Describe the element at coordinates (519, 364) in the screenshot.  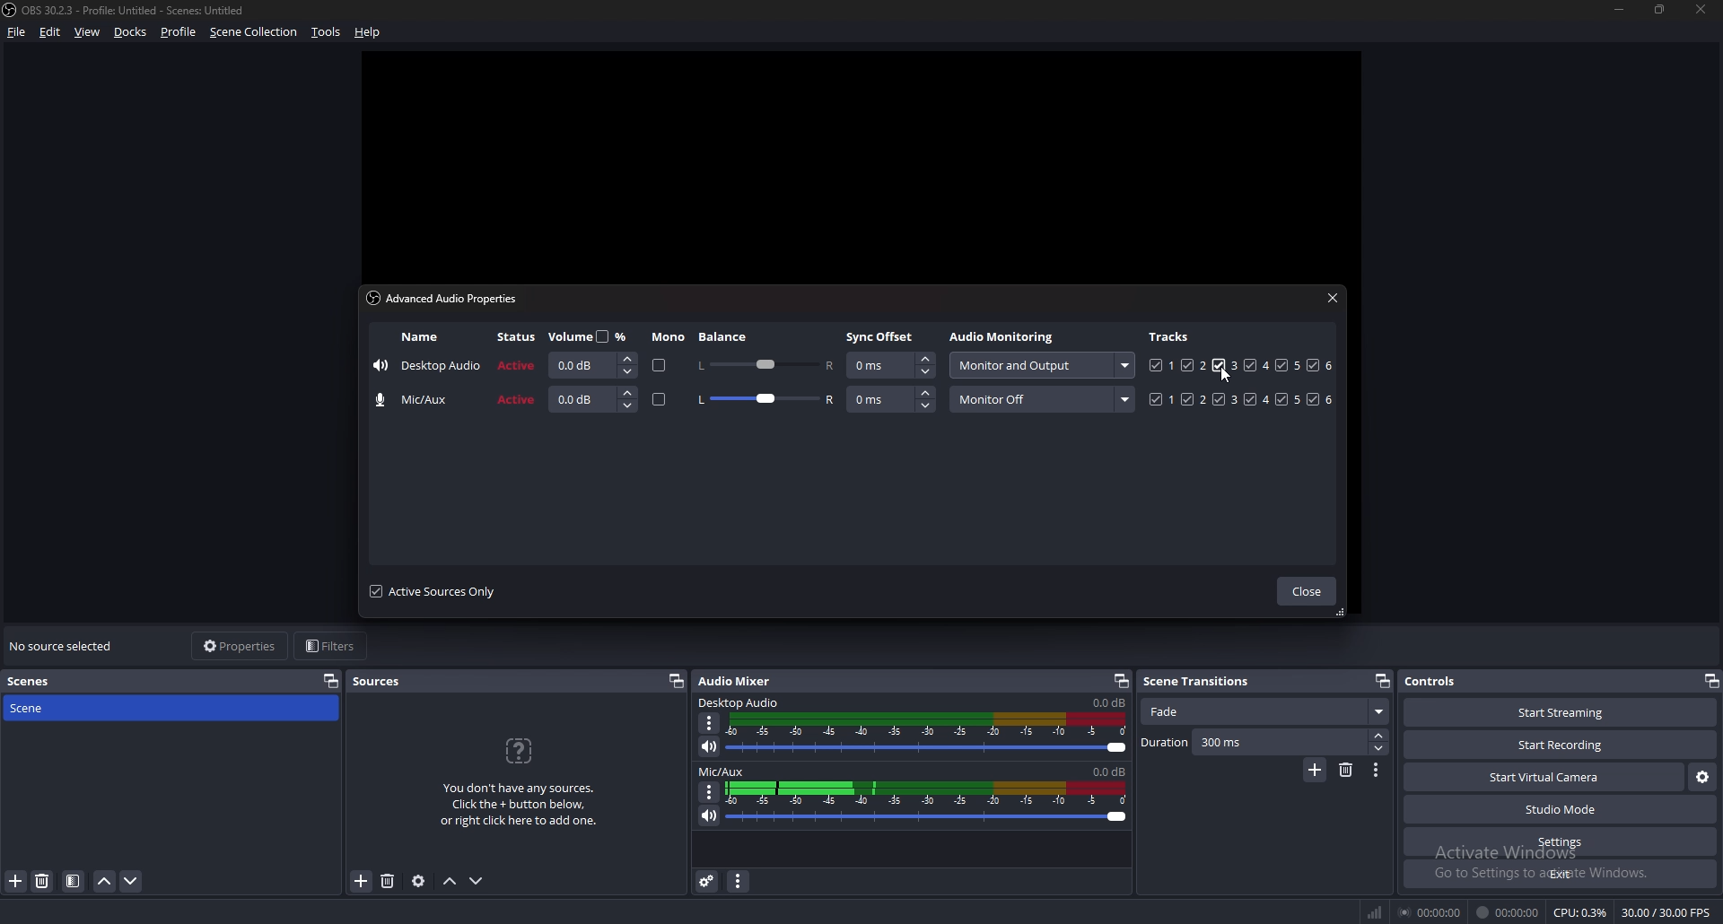
I see `active` at that location.